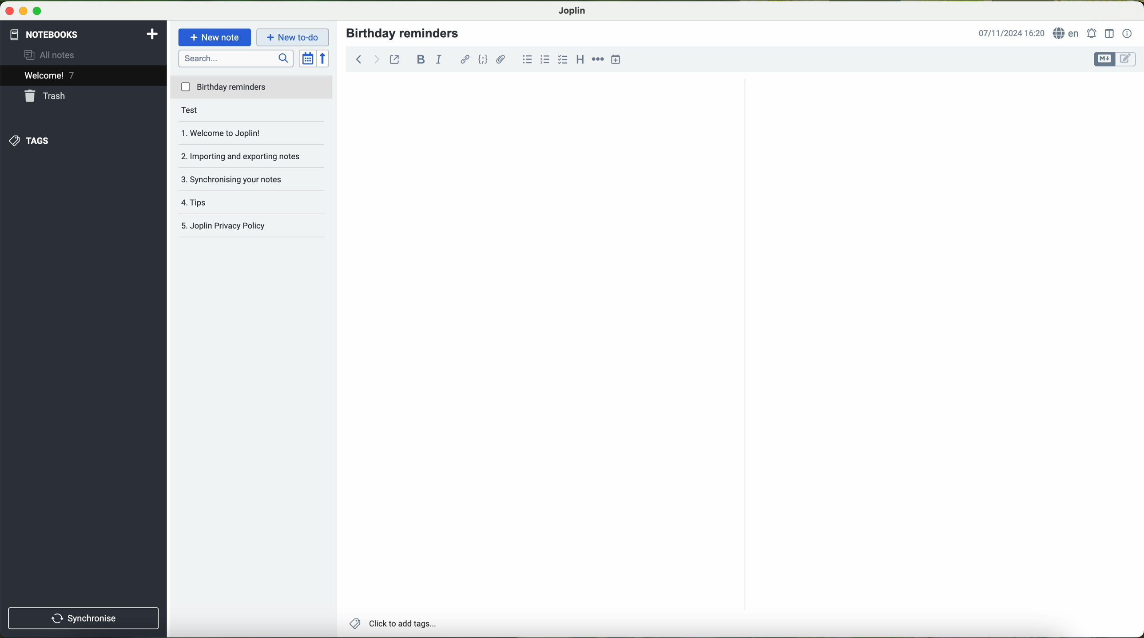 The image size is (1144, 638). I want to click on horizontal rule, so click(598, 59).